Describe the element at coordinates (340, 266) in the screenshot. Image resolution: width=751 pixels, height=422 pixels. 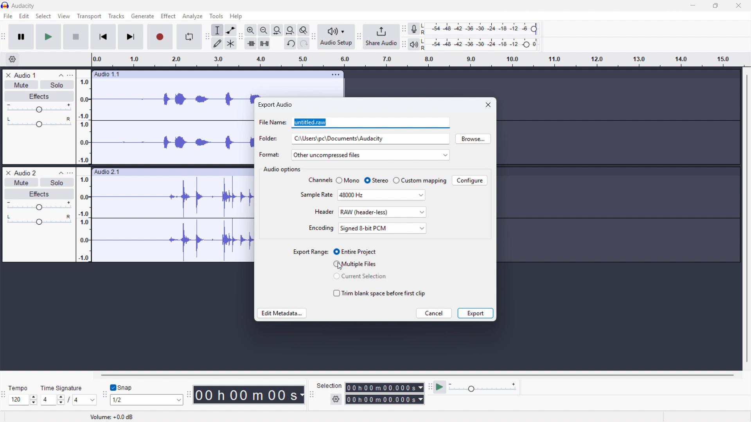
I see `cursor ` at that location.